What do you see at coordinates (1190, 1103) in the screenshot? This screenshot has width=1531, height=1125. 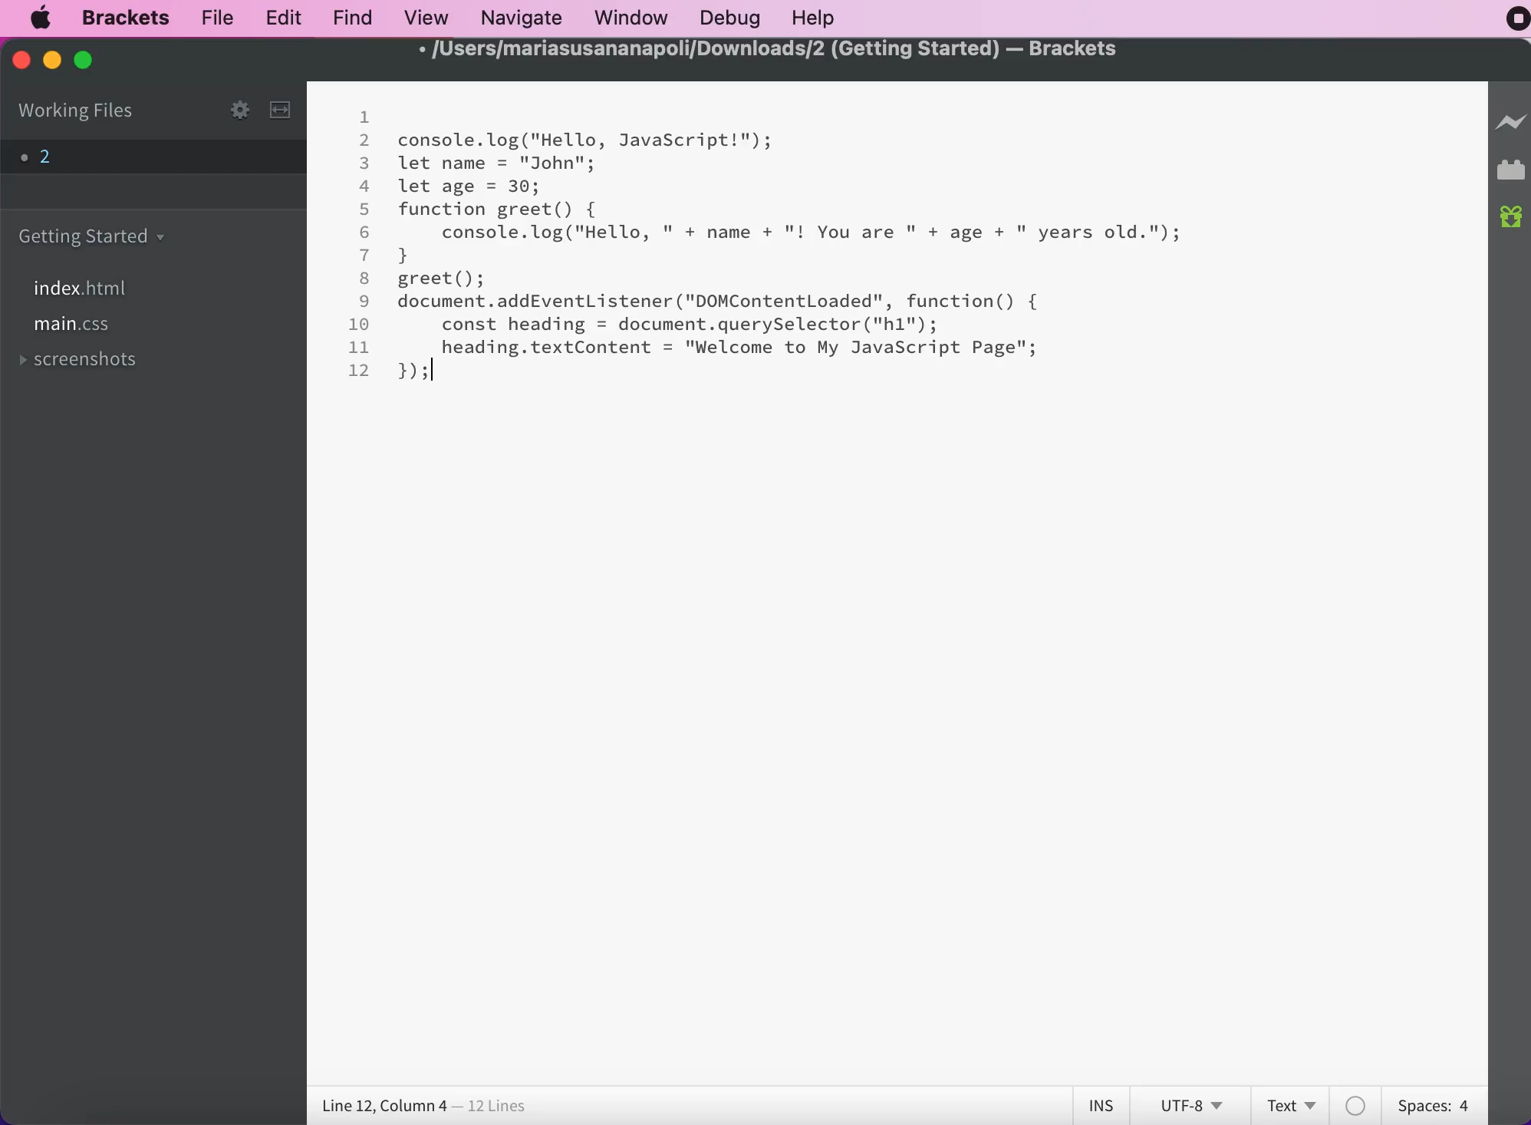 I see `utf-8` at bounding box center [1190, 1103].